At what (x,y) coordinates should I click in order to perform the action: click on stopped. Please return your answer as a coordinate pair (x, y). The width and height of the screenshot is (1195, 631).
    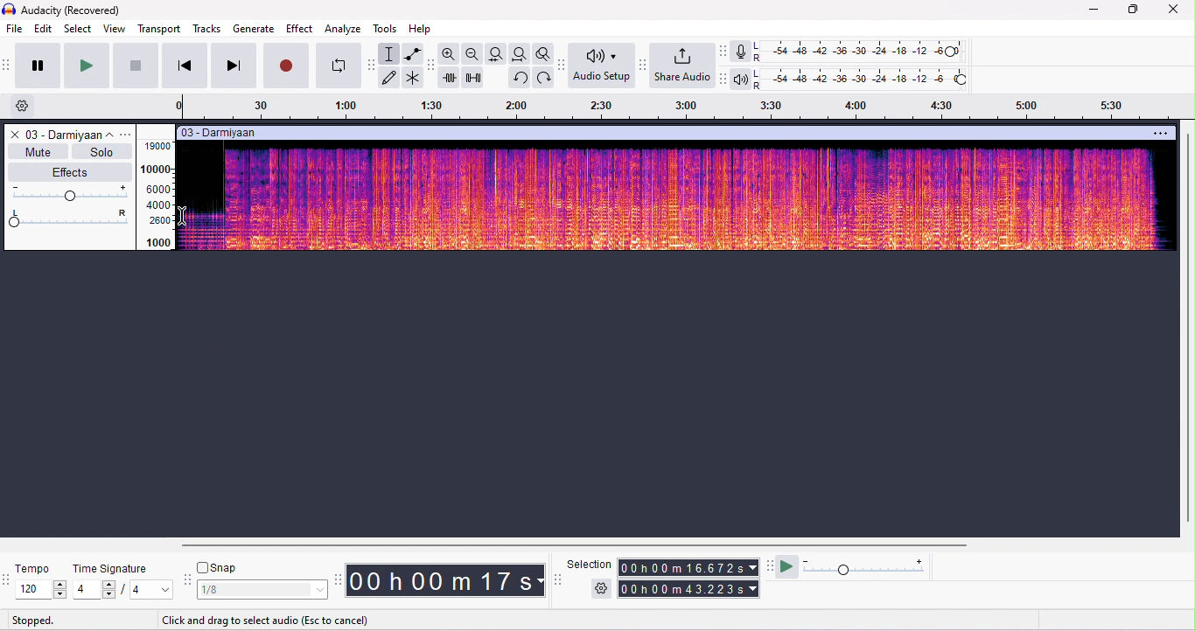
    Looking at the image, I should click on (33, 620).